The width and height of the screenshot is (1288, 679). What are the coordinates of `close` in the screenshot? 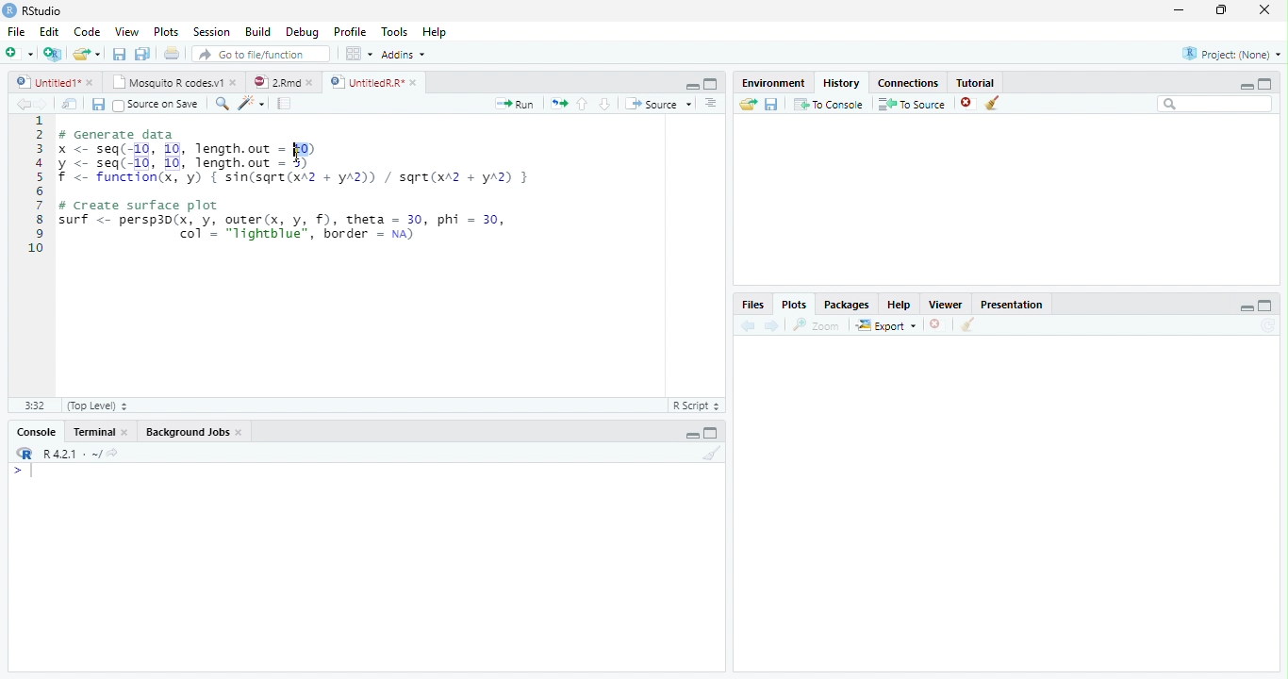 It's located at (1264, 9).